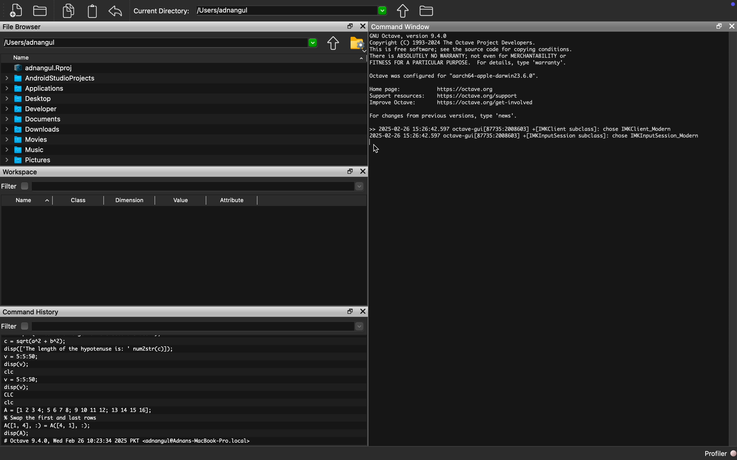  Describe the element at coordinates (31, 312) in the screenshot. I see `Command History` at that location.